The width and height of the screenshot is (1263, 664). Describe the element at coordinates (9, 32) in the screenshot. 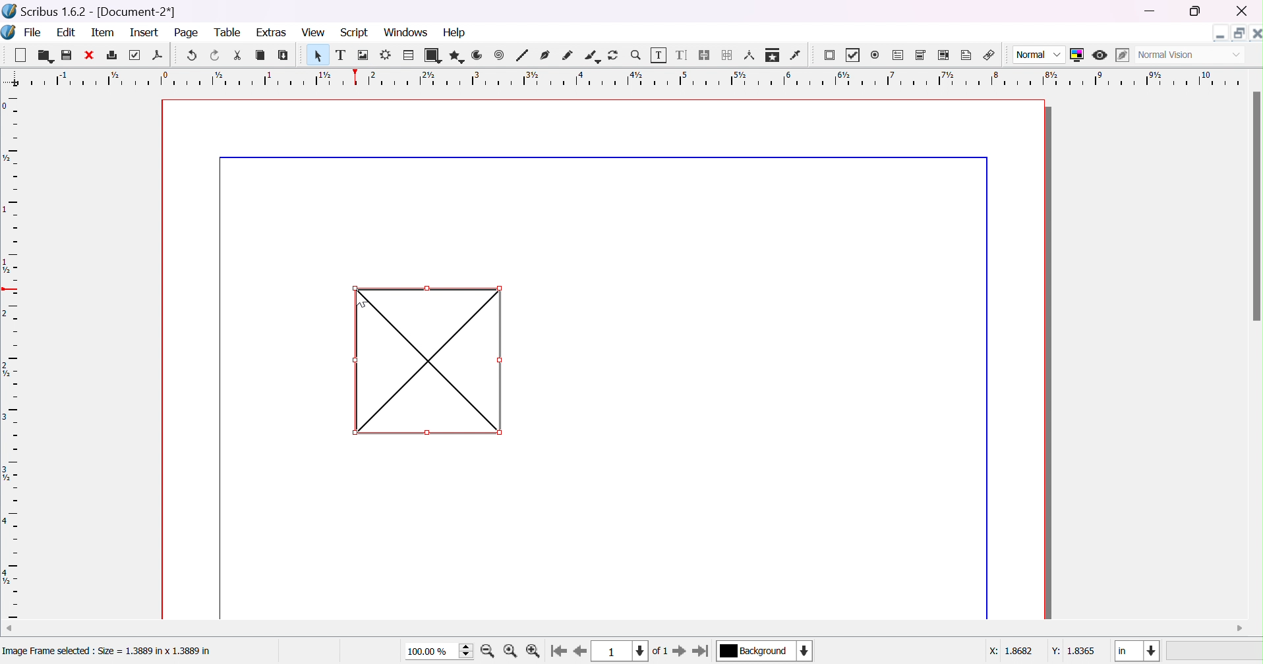

I see `scribus icon` at that location.